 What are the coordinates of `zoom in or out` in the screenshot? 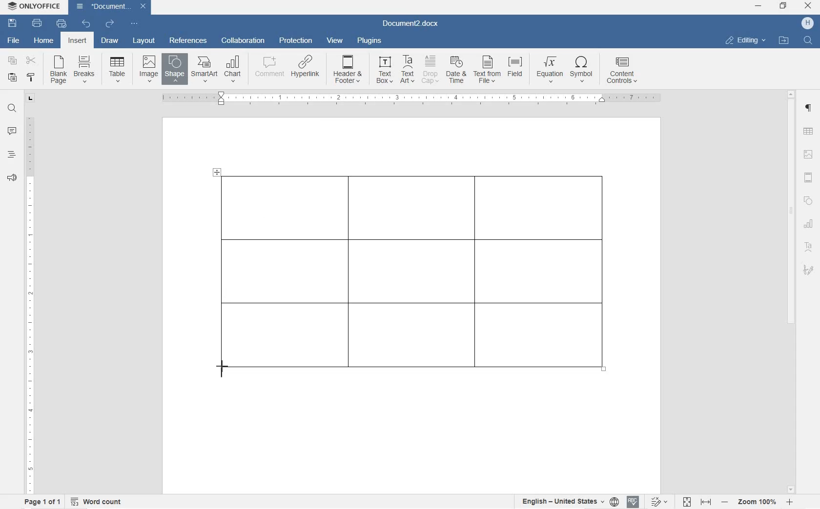 It's located at (758, 502).